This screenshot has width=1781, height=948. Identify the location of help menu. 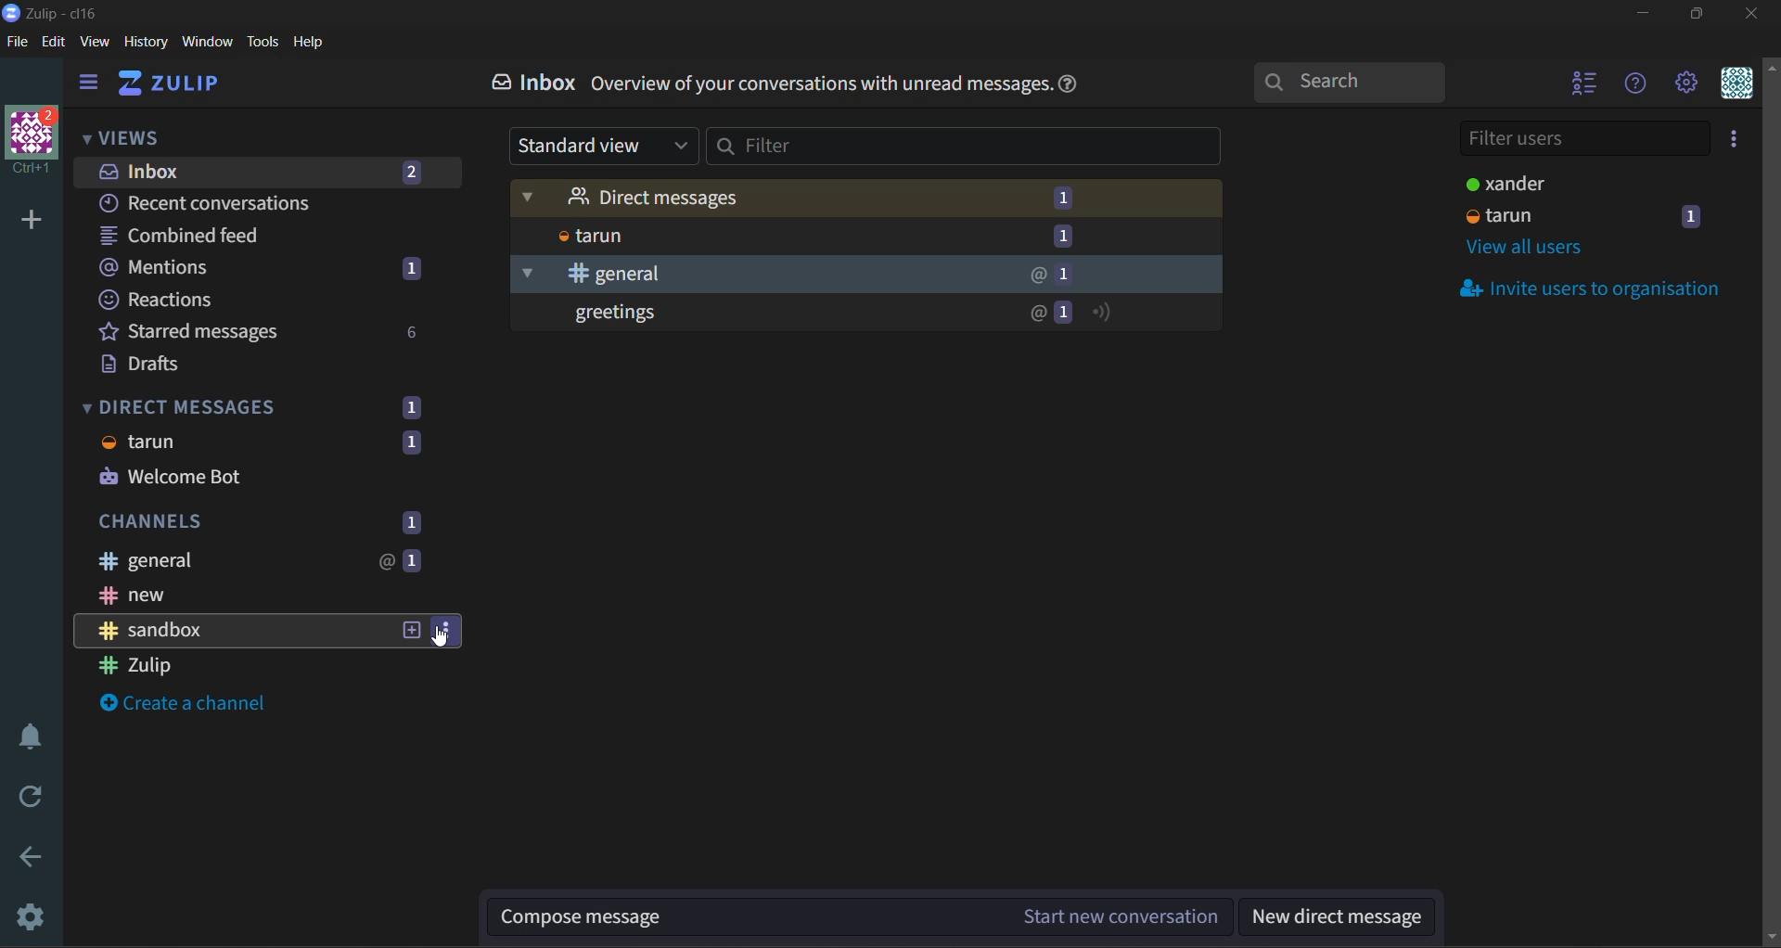
(1634, 84).